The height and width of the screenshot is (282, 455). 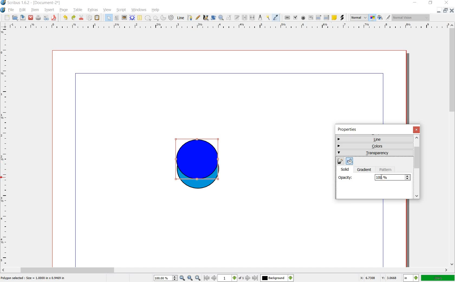 I want to click on cut, so click(x=82, y=18).